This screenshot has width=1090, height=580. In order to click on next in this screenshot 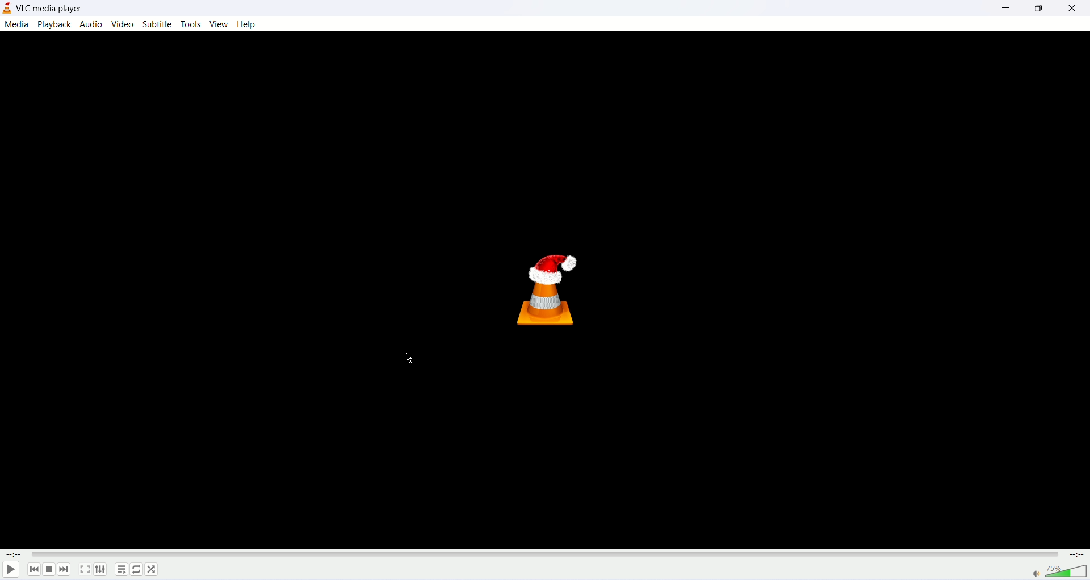, I will do `click(64, 569)`.